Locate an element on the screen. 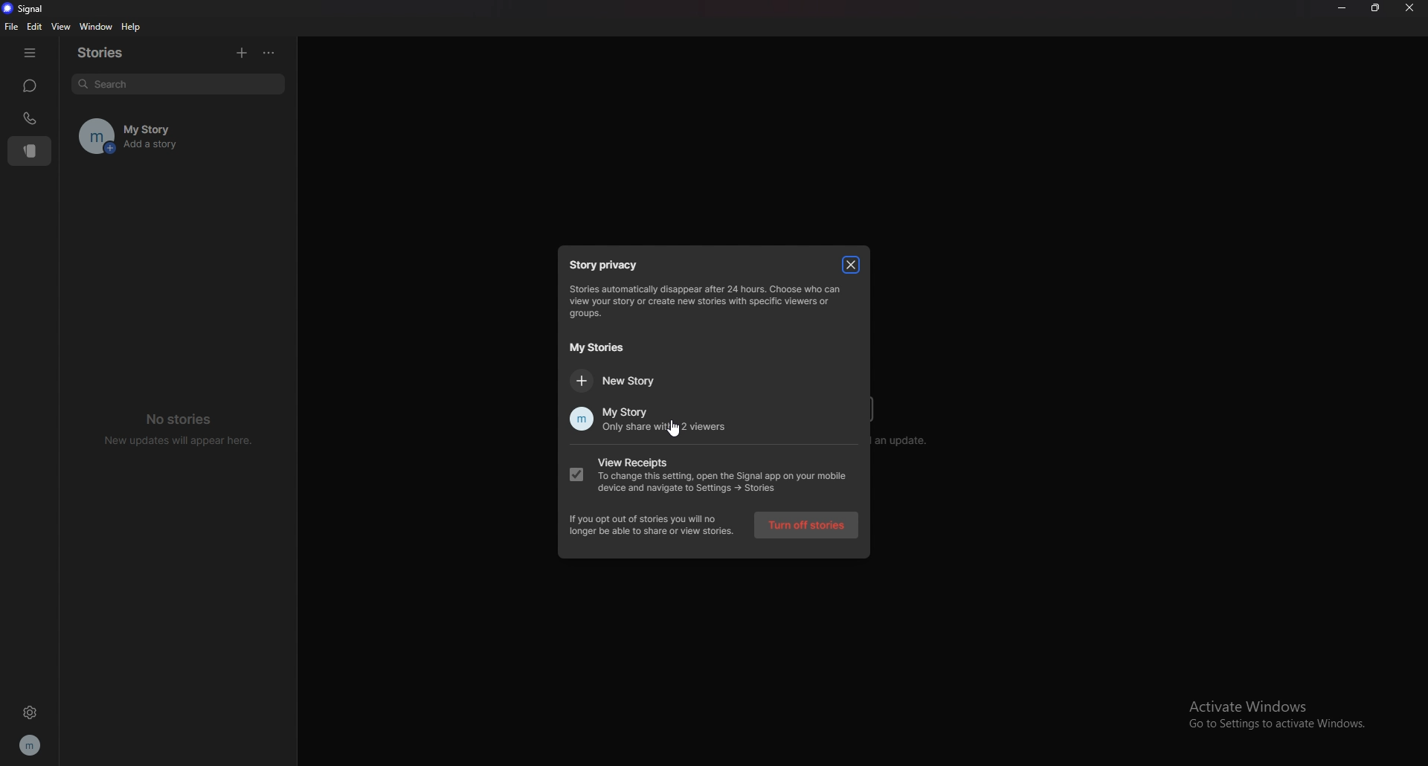 The width and height of the screenshot is (1428, 766). To change this setting, open the Signal app on your mobile
device and navigate to Settings > Stories is located at coordinates (726, 483).